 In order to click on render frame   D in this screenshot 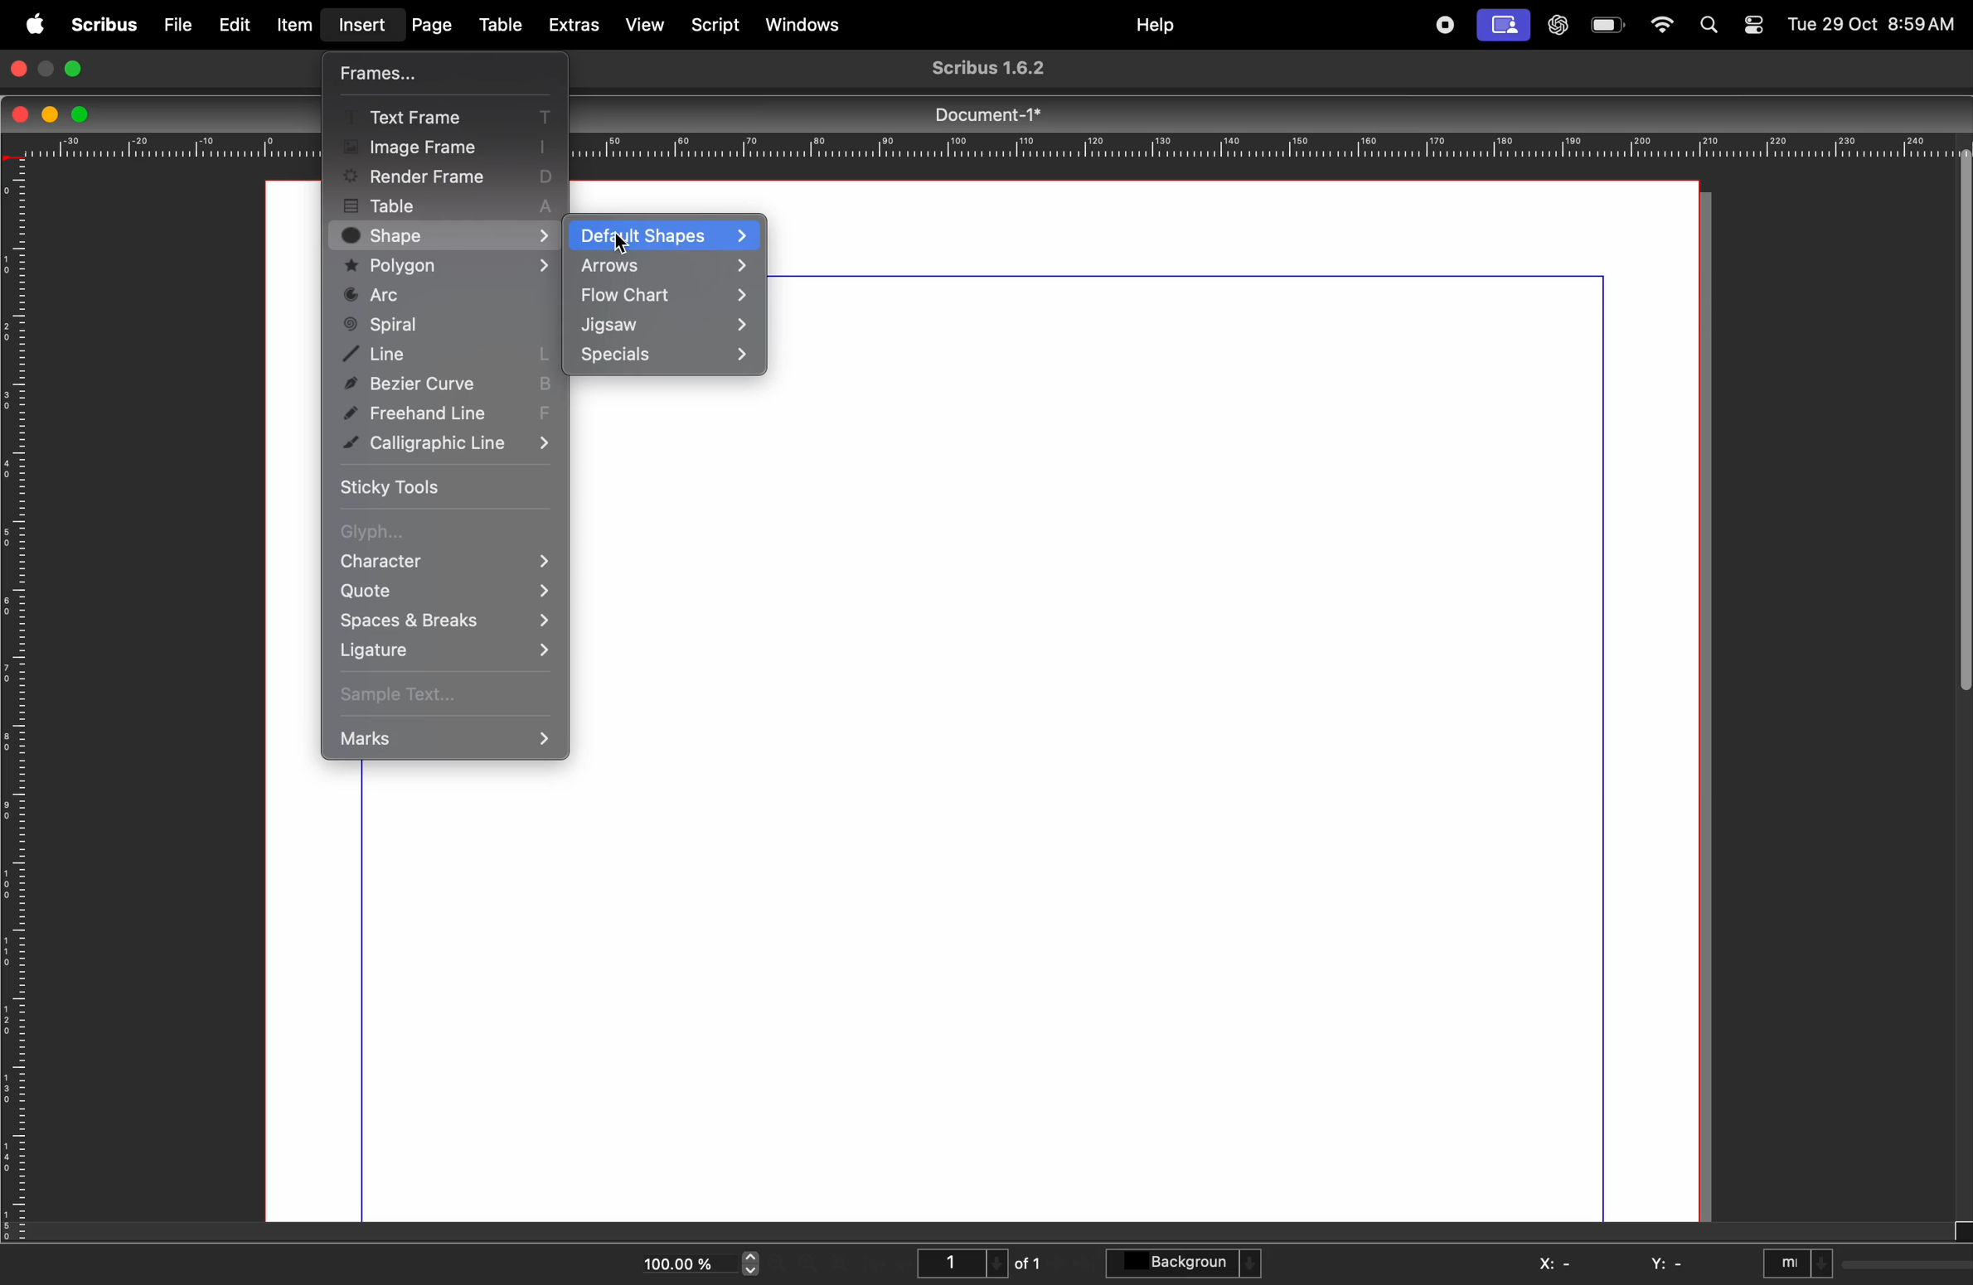, I will do `click(450, 175)`.